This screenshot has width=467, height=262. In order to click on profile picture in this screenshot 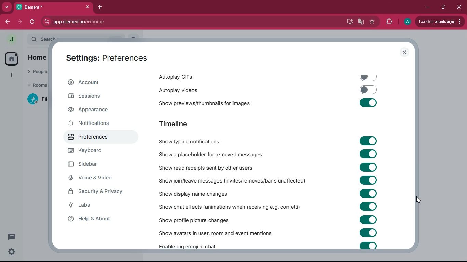, I will do `click(407, 22)`.